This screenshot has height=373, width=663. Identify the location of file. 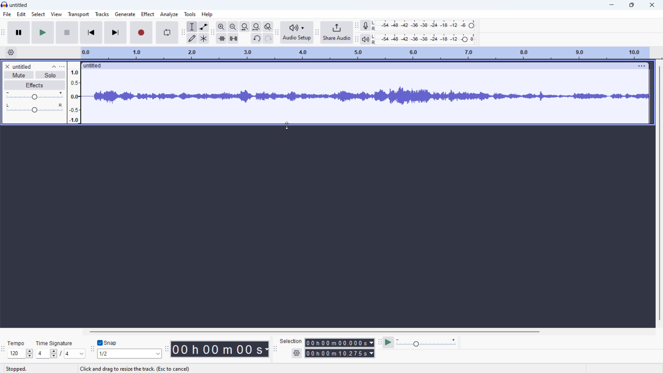
(7, 14).